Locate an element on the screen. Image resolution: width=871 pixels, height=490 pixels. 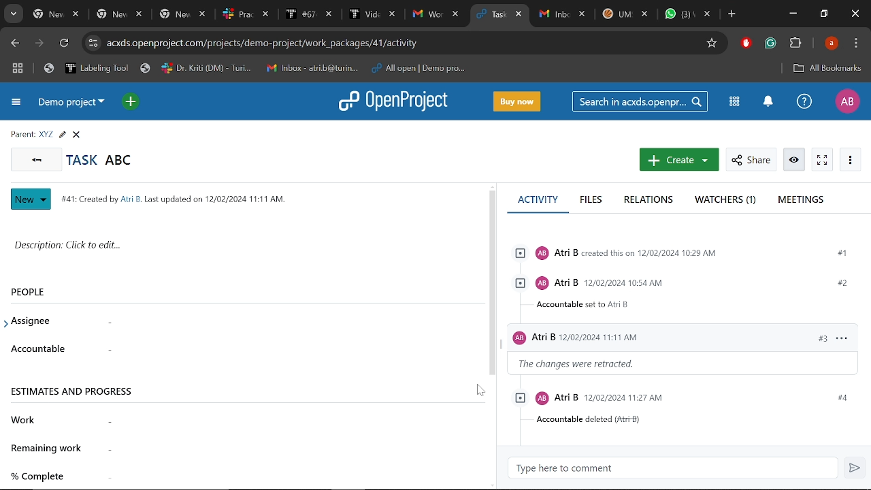
 is located at coordinates (43, 478).